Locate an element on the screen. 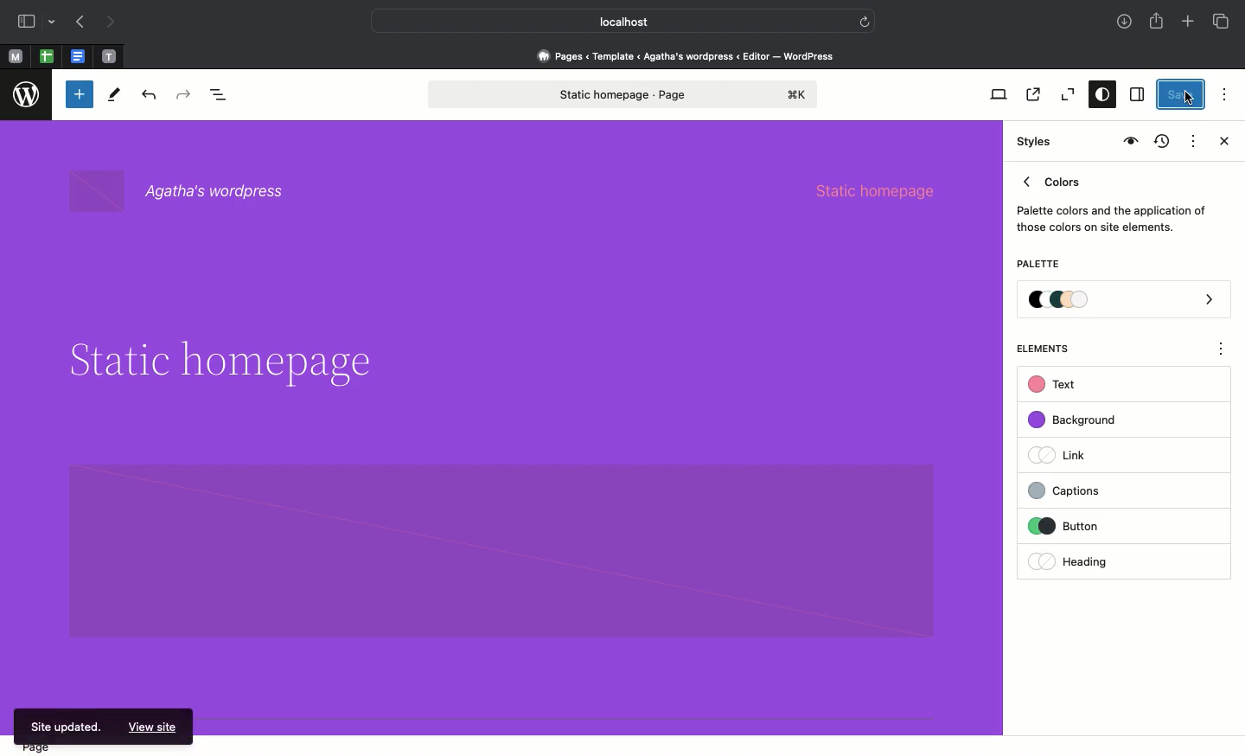 The height and width of the screenshot is (756, 1245). Tools is located at coordinates (115, 99).